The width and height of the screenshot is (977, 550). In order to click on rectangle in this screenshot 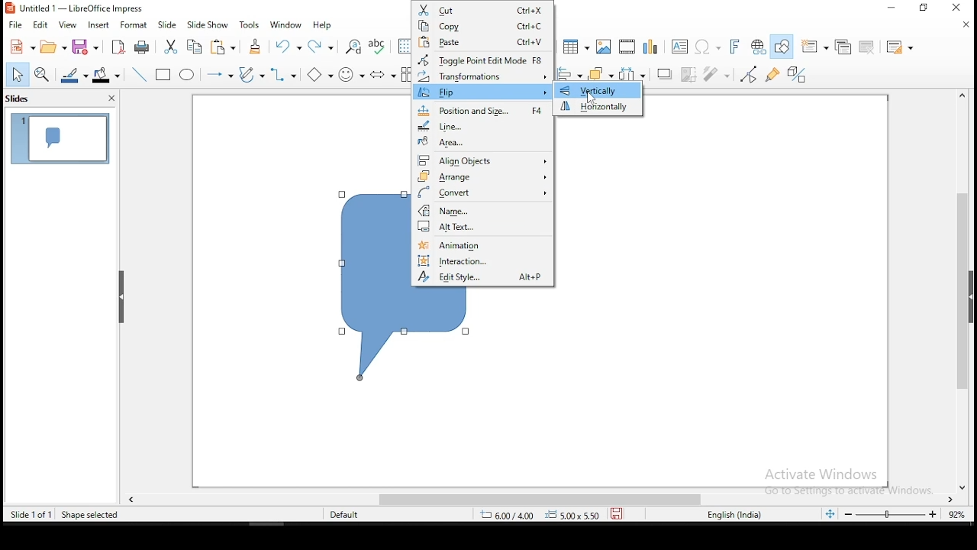, I will do `click(164, 75)`.